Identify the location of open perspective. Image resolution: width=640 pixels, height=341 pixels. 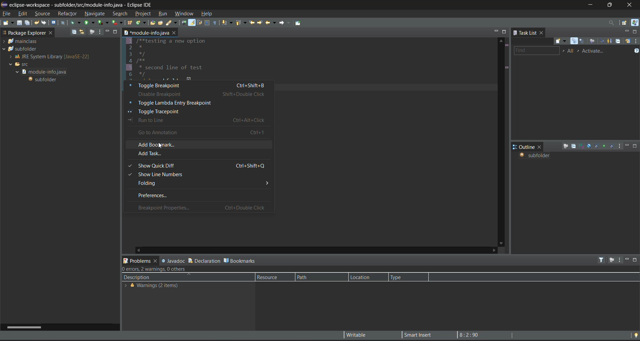
(626, 23).